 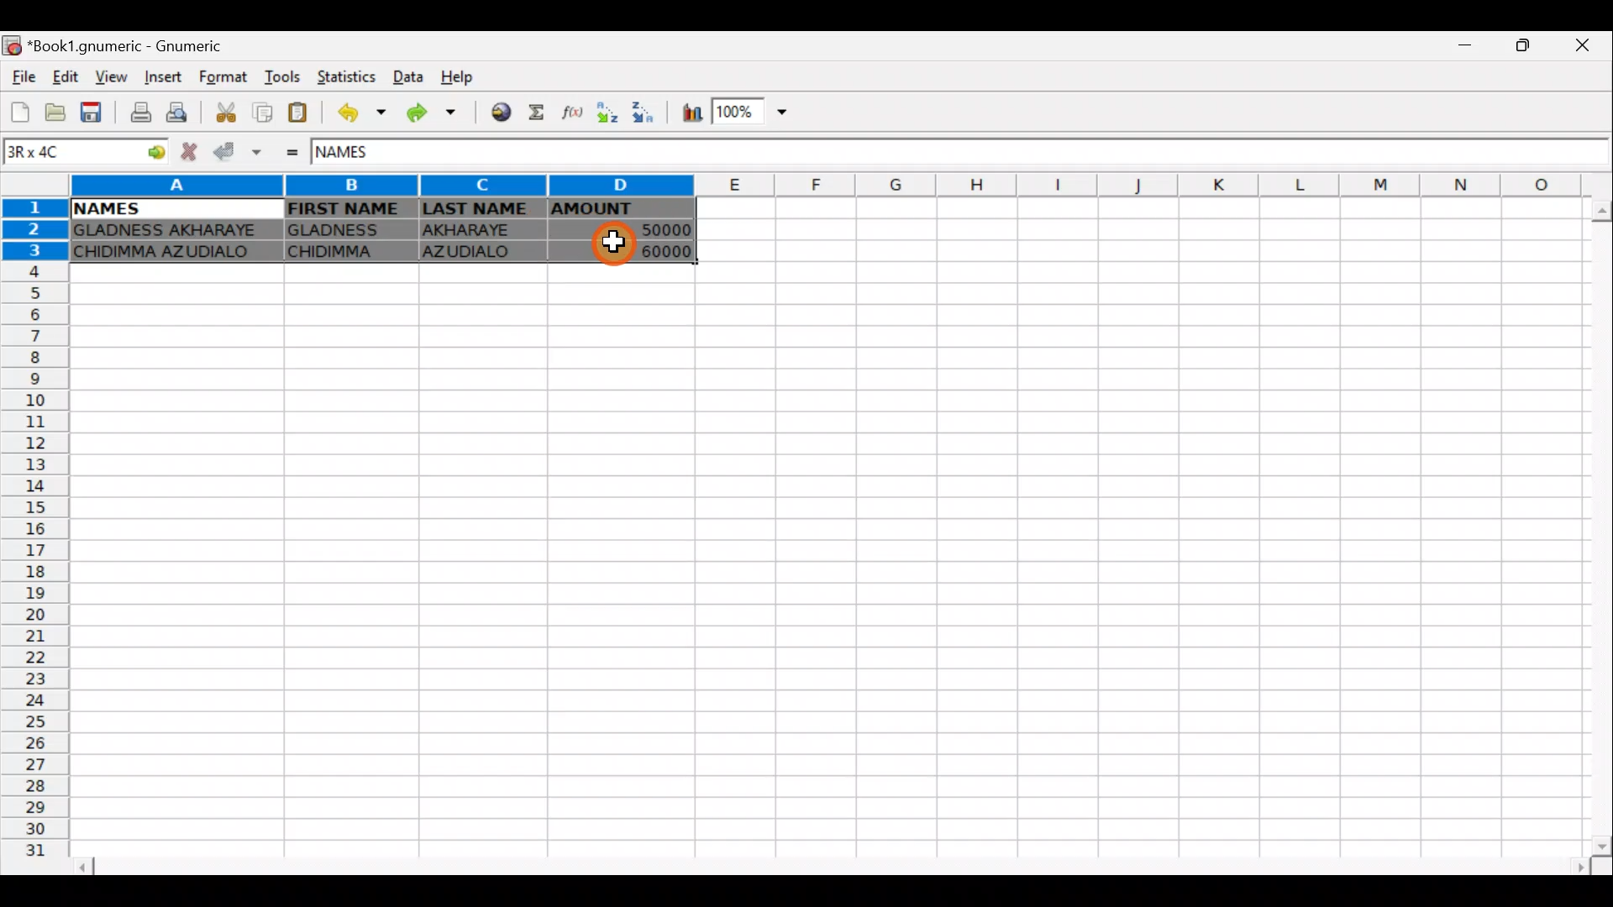 I want to click on Gnumeric logo, so click(x=13, y=47).